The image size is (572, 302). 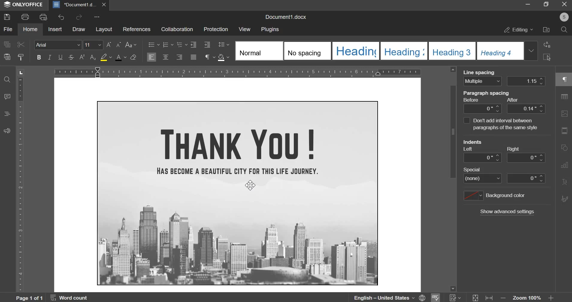 What do you see at coordinates (547, 57) in the screenshot?
I see `select` at bounding box center [547, 57].